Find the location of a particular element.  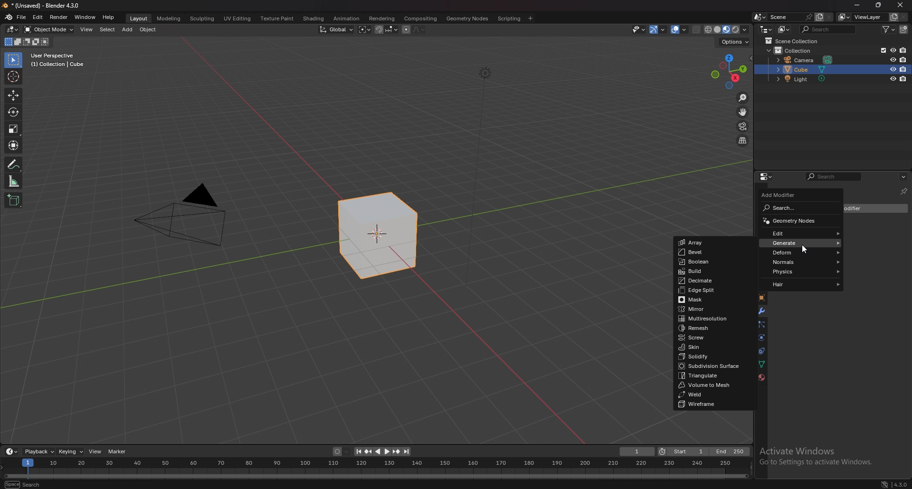

geometry nodes is located at coordinates (467, 18).